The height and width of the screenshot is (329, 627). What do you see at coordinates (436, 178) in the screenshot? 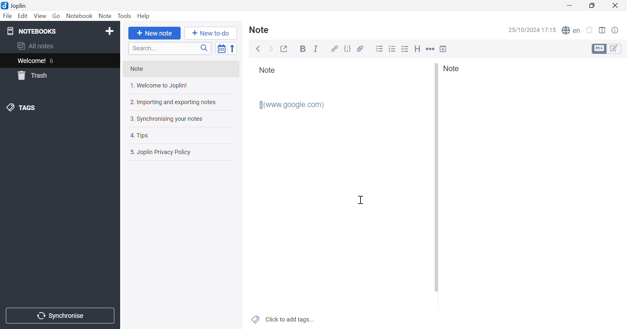
I see `scroll bar` at bounding box center [436, 178].